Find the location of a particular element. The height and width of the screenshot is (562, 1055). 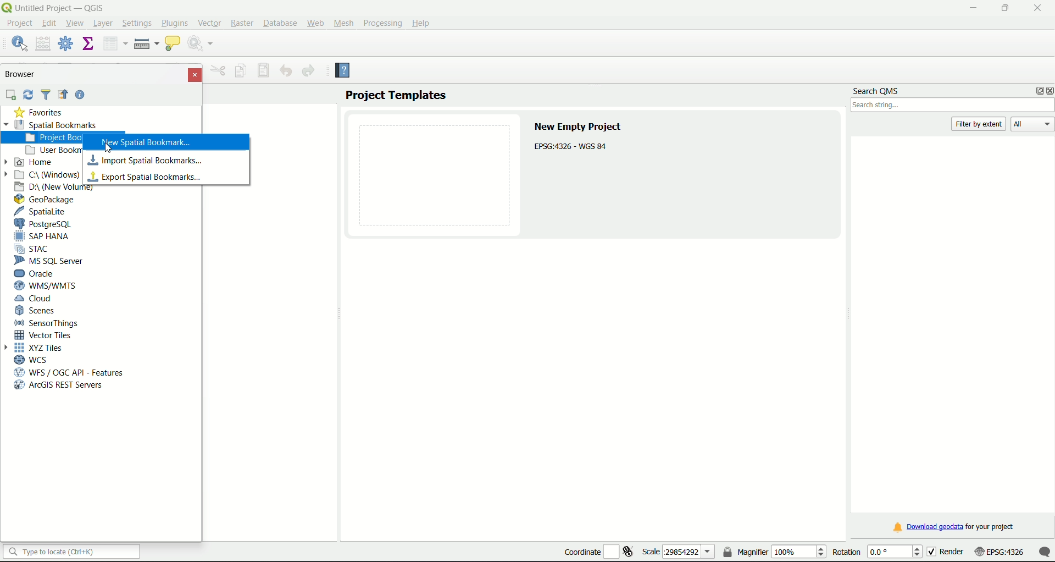

D Drive is located at coordinates (55, 188).